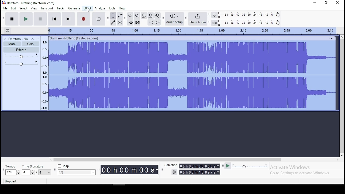 This screenshot has height=194, width=345. What do you see at coordinates (163, 19) in the screenshot?
I see `` at bounding box center [163, 19].